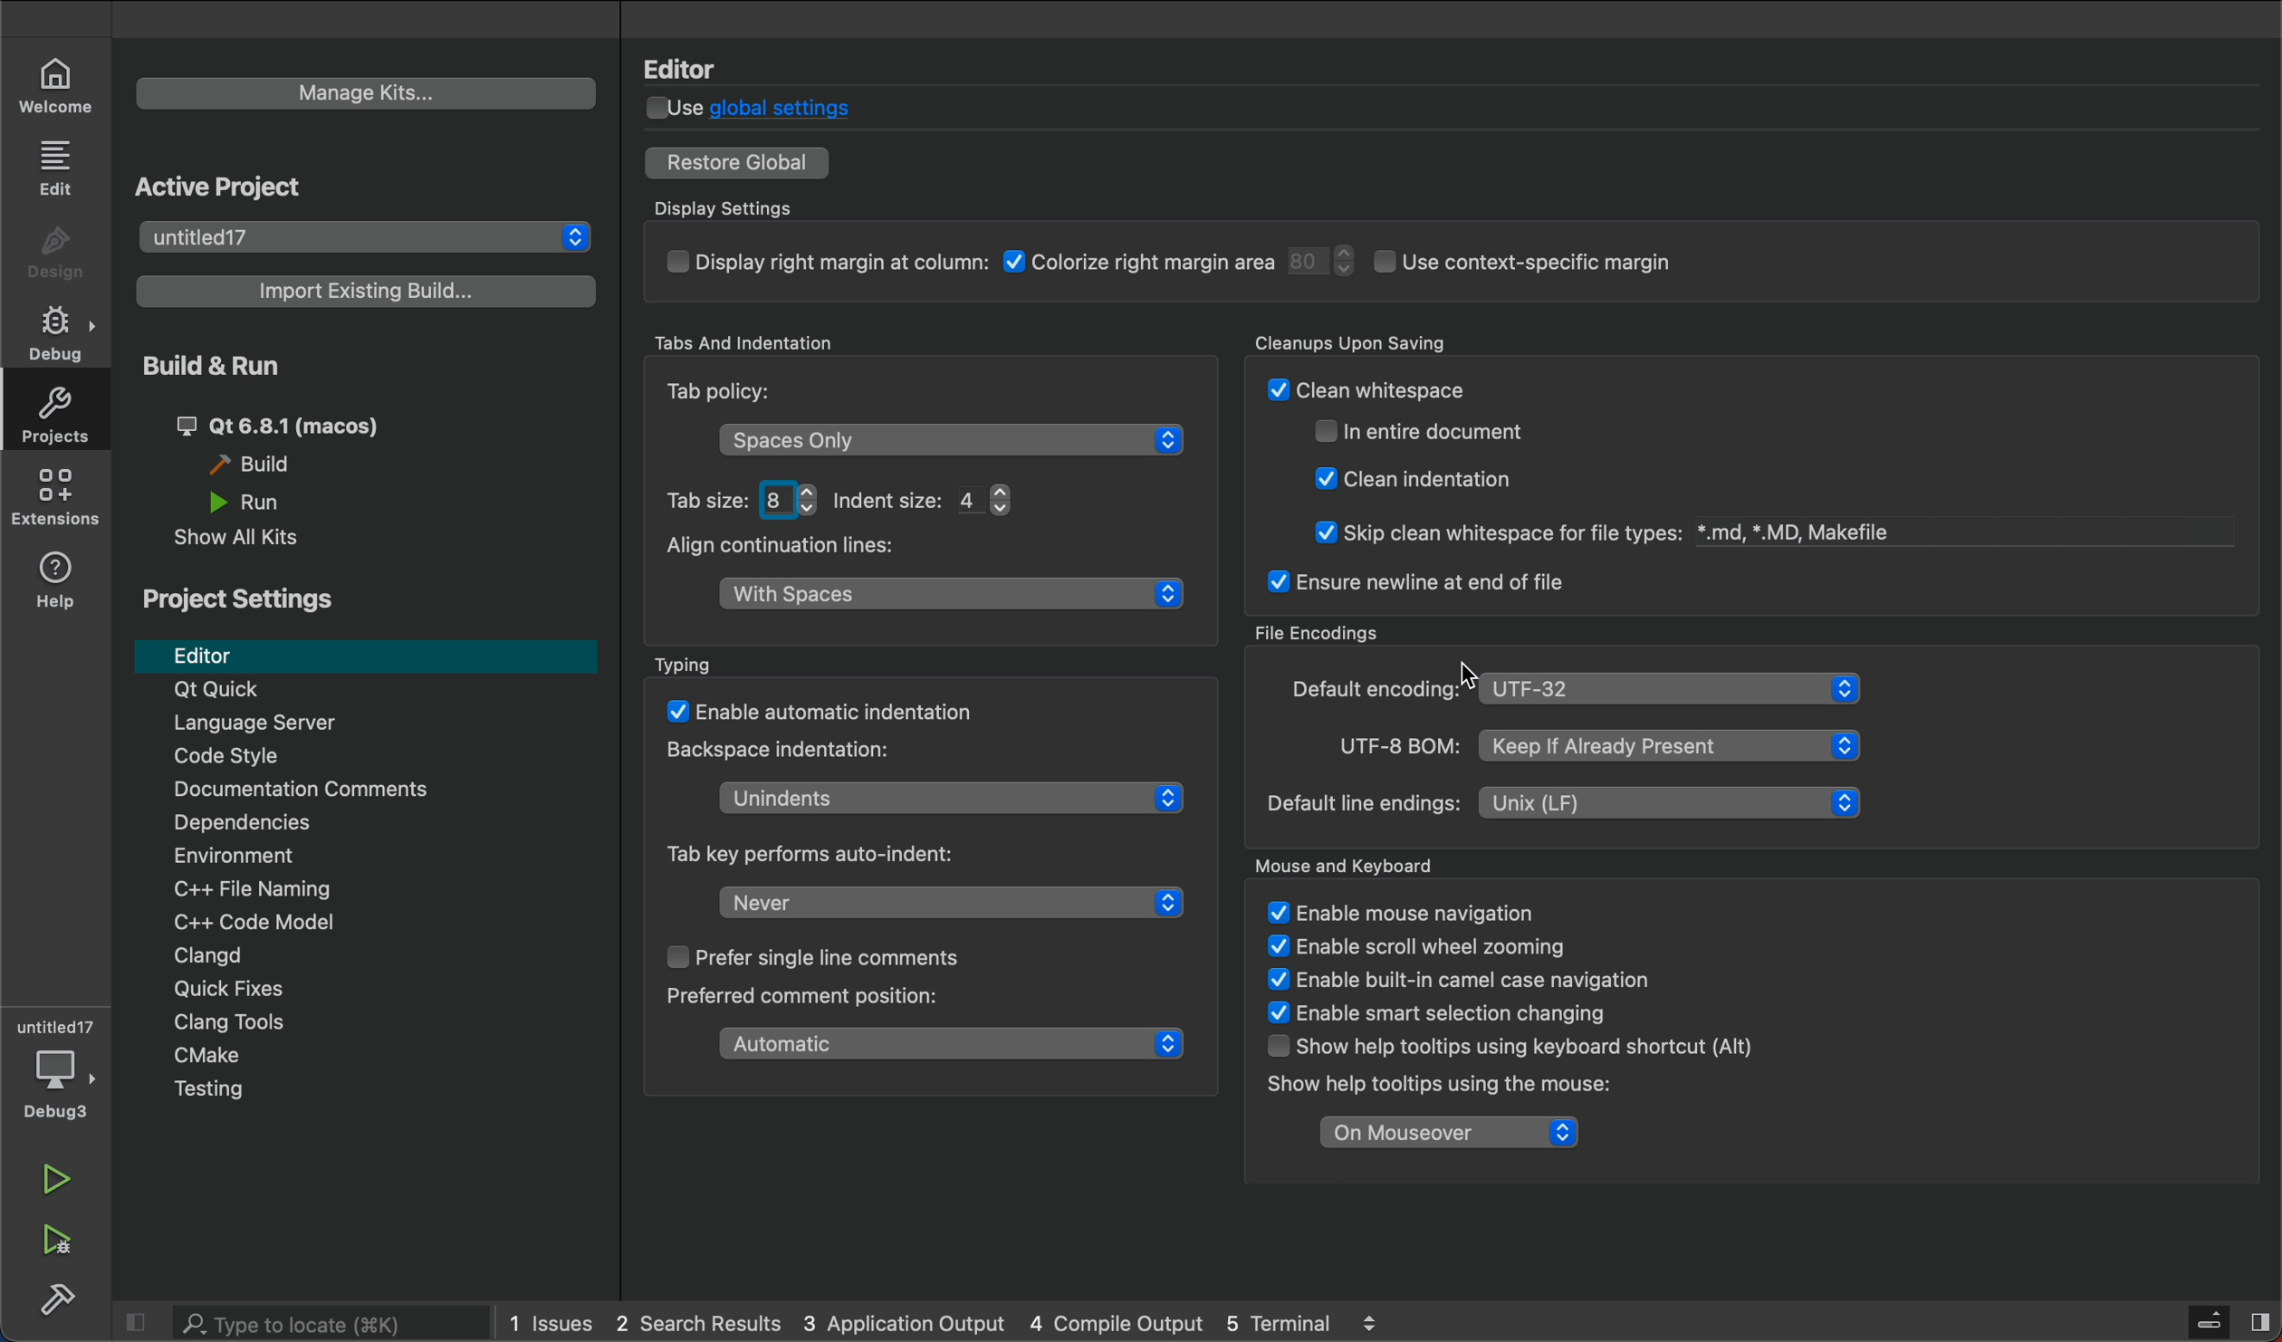 The image size is (2282, 1342). What do you see at coordinates (695, 665) in the screenshot?
I see `Typing` at bounding box center [695, 665].